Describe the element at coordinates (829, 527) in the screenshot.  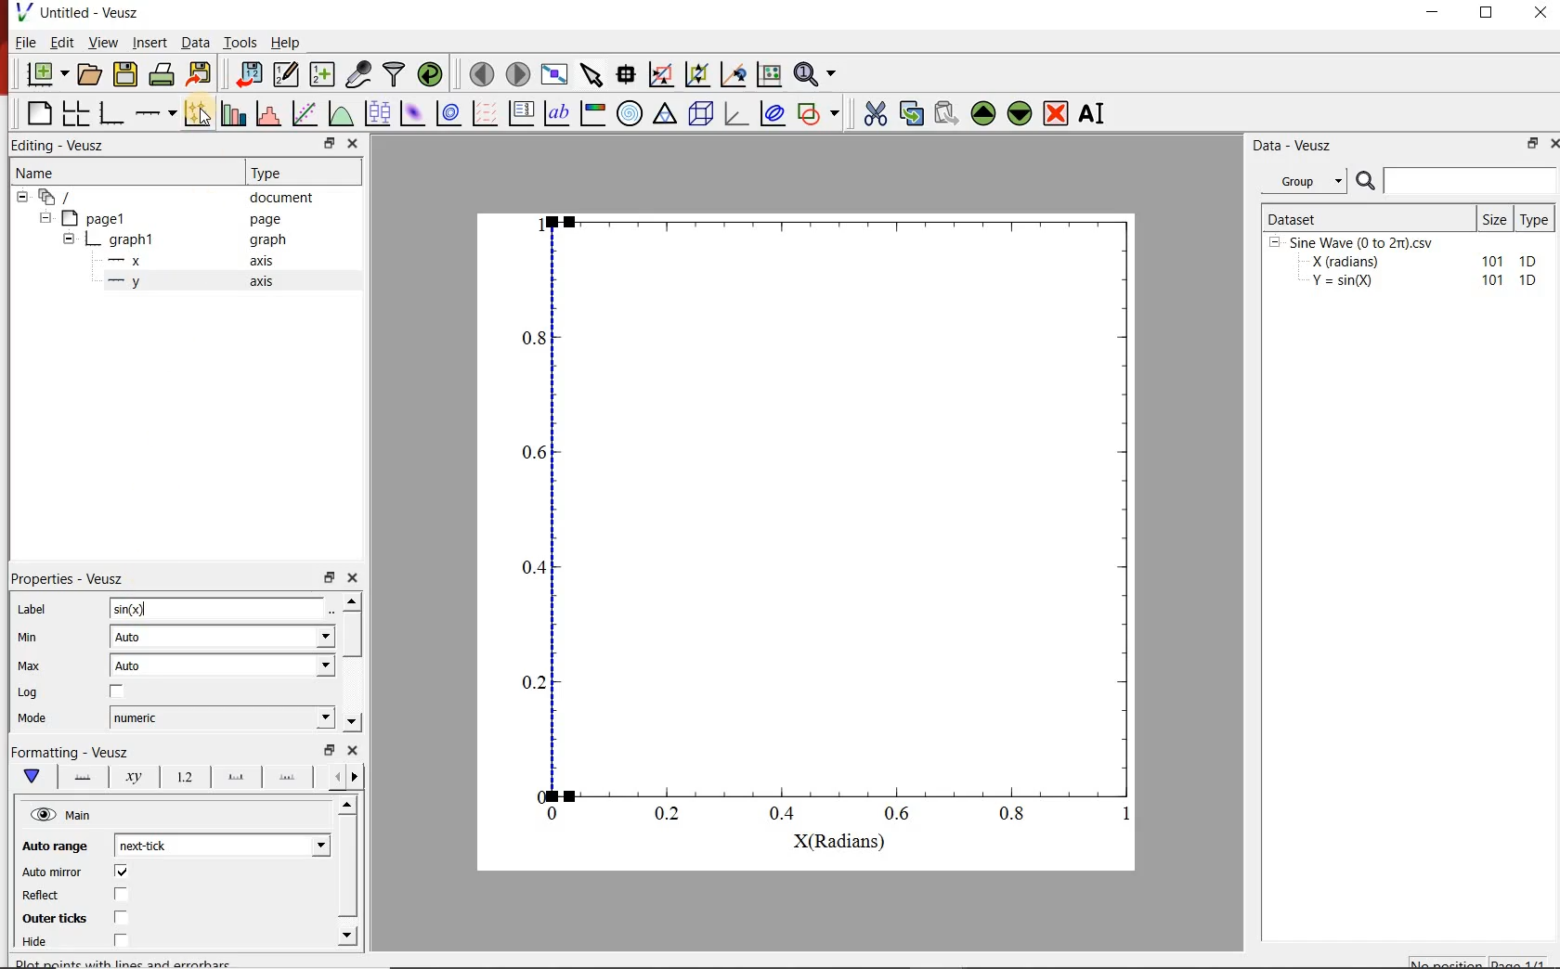
I see `BS —
0.8
0.6
0.4
0.2
0 0.2 0.4 0.6 0.8 1` at that location.